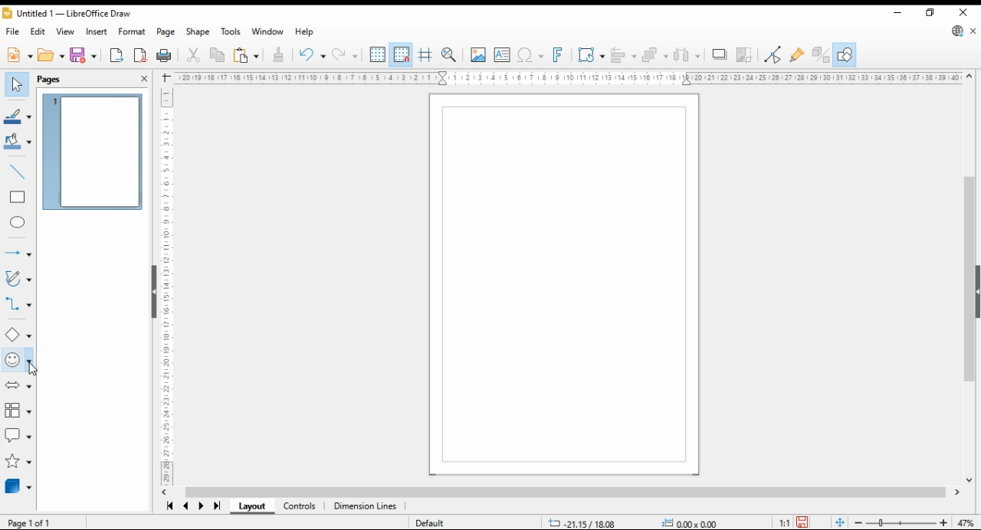  What do you see at coordinates (426, 55) in the screenshot?
I see `helplines while moving` at bounding box center [426, 55].